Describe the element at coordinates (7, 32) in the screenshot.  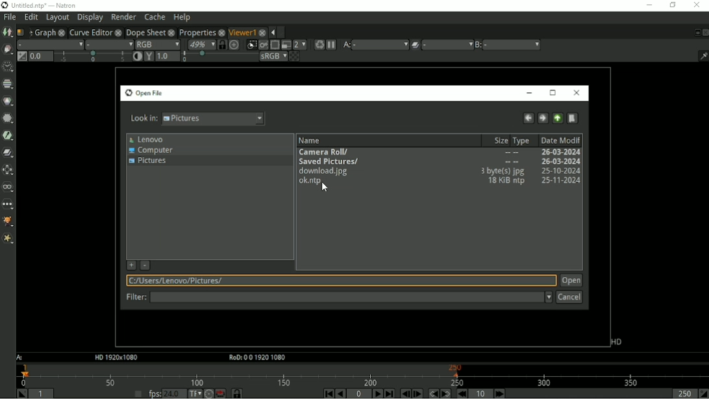
I see `Image` at that location.